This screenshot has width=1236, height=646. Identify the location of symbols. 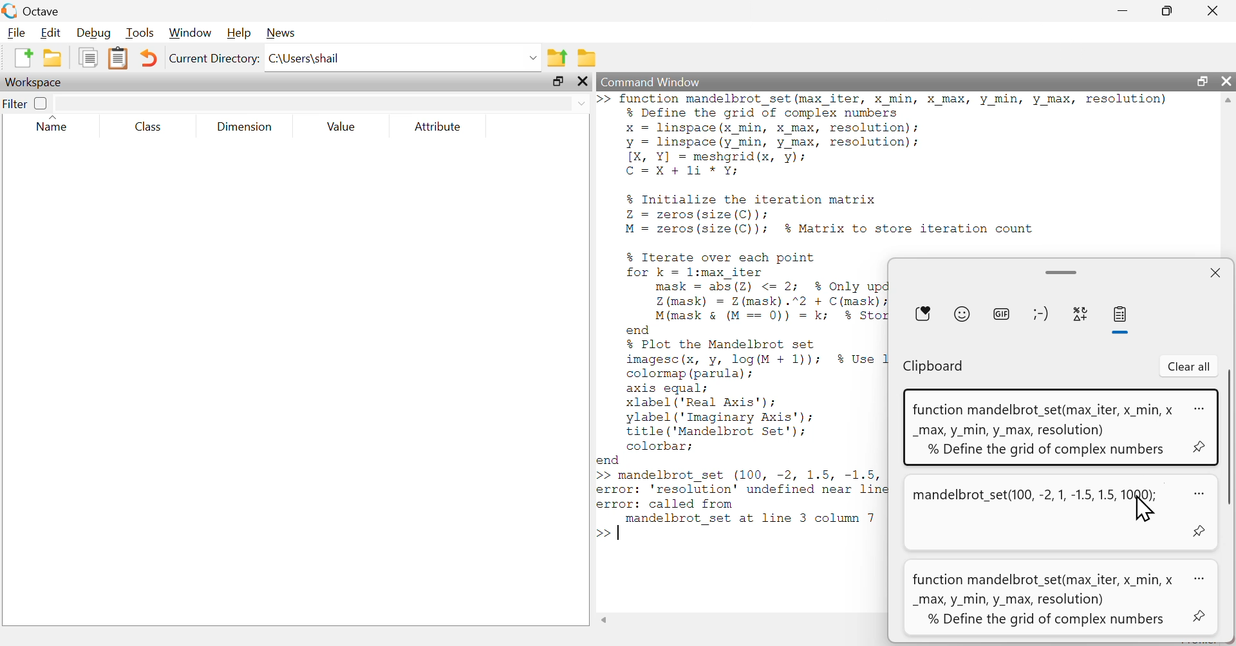
(1078, 314).